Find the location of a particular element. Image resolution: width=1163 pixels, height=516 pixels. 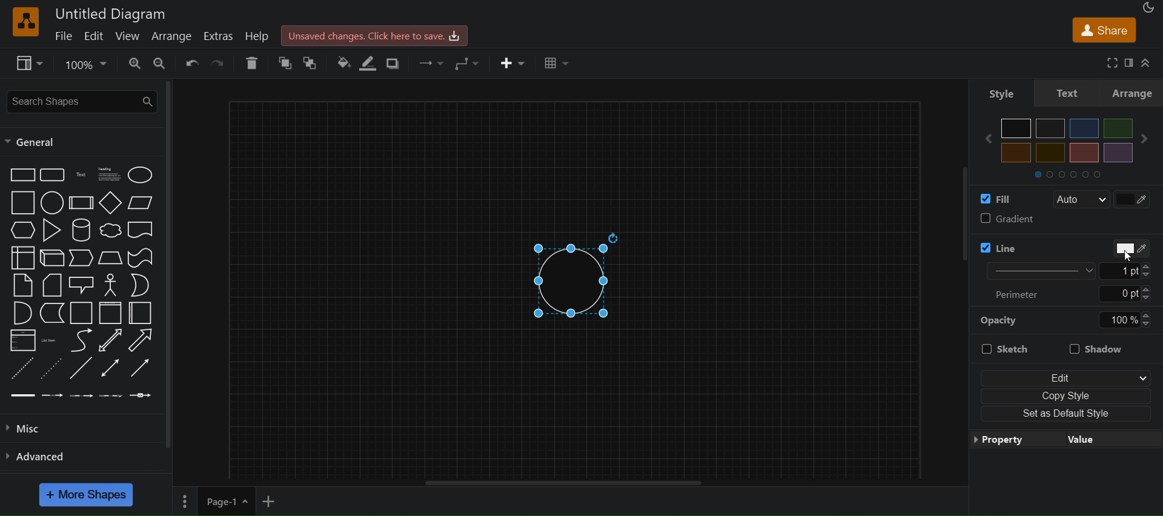

scroll is located at coordinates (953, 228).